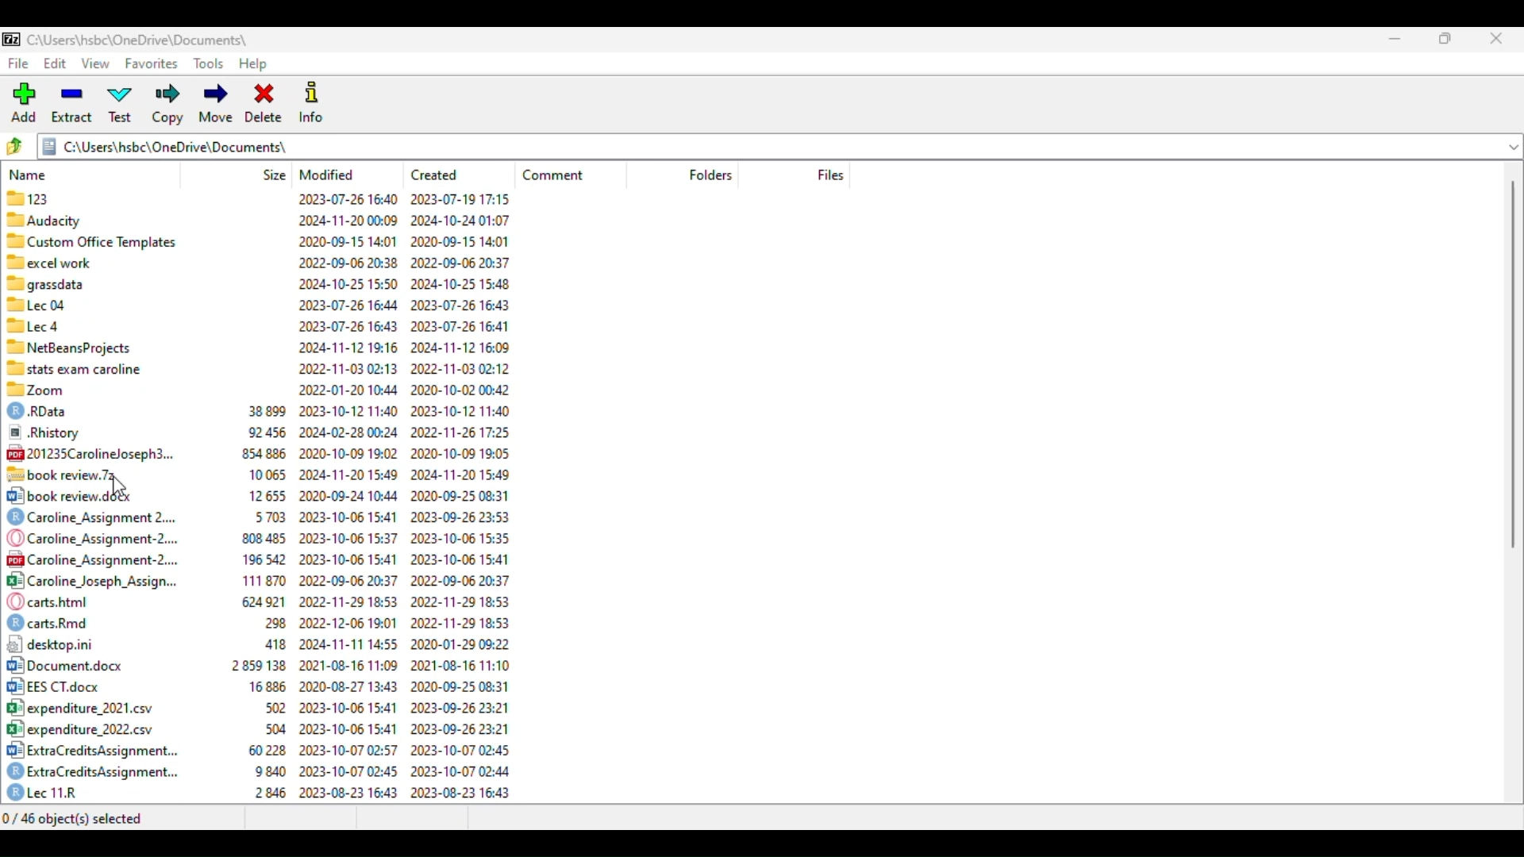 The width and height of the screenshot is (1524, 857). What do you see at coordinates (255, 409) in the screenshot?
I see `© RData 38899 2023-10-12 11:40 2023-10-12 11:40` at bounding box center [255, 409].